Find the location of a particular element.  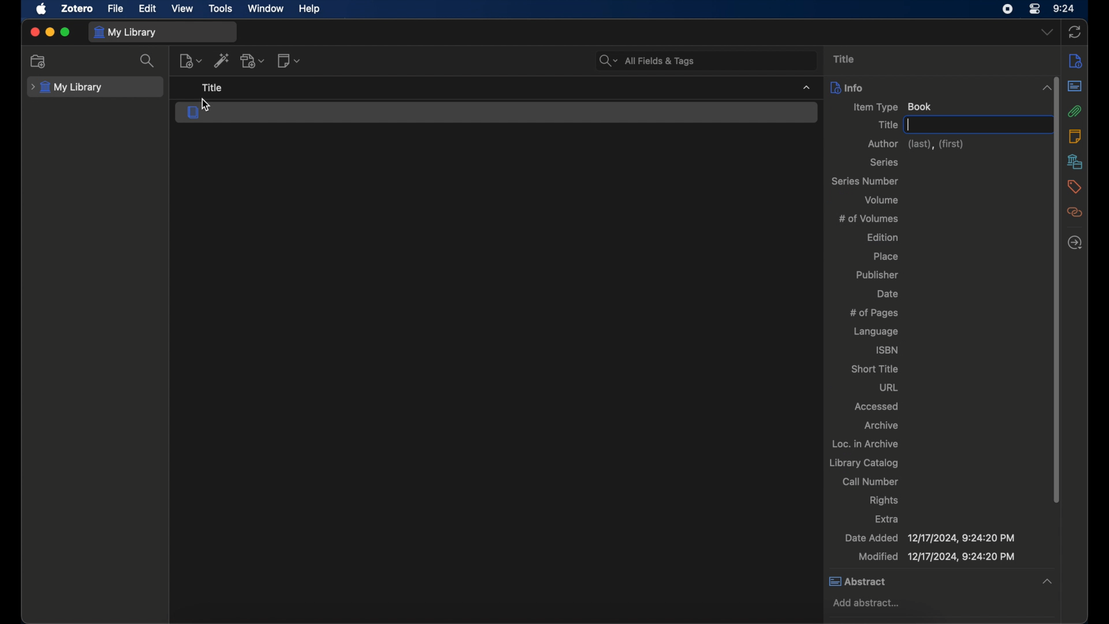

notes is located at coordinates (1075, 135).